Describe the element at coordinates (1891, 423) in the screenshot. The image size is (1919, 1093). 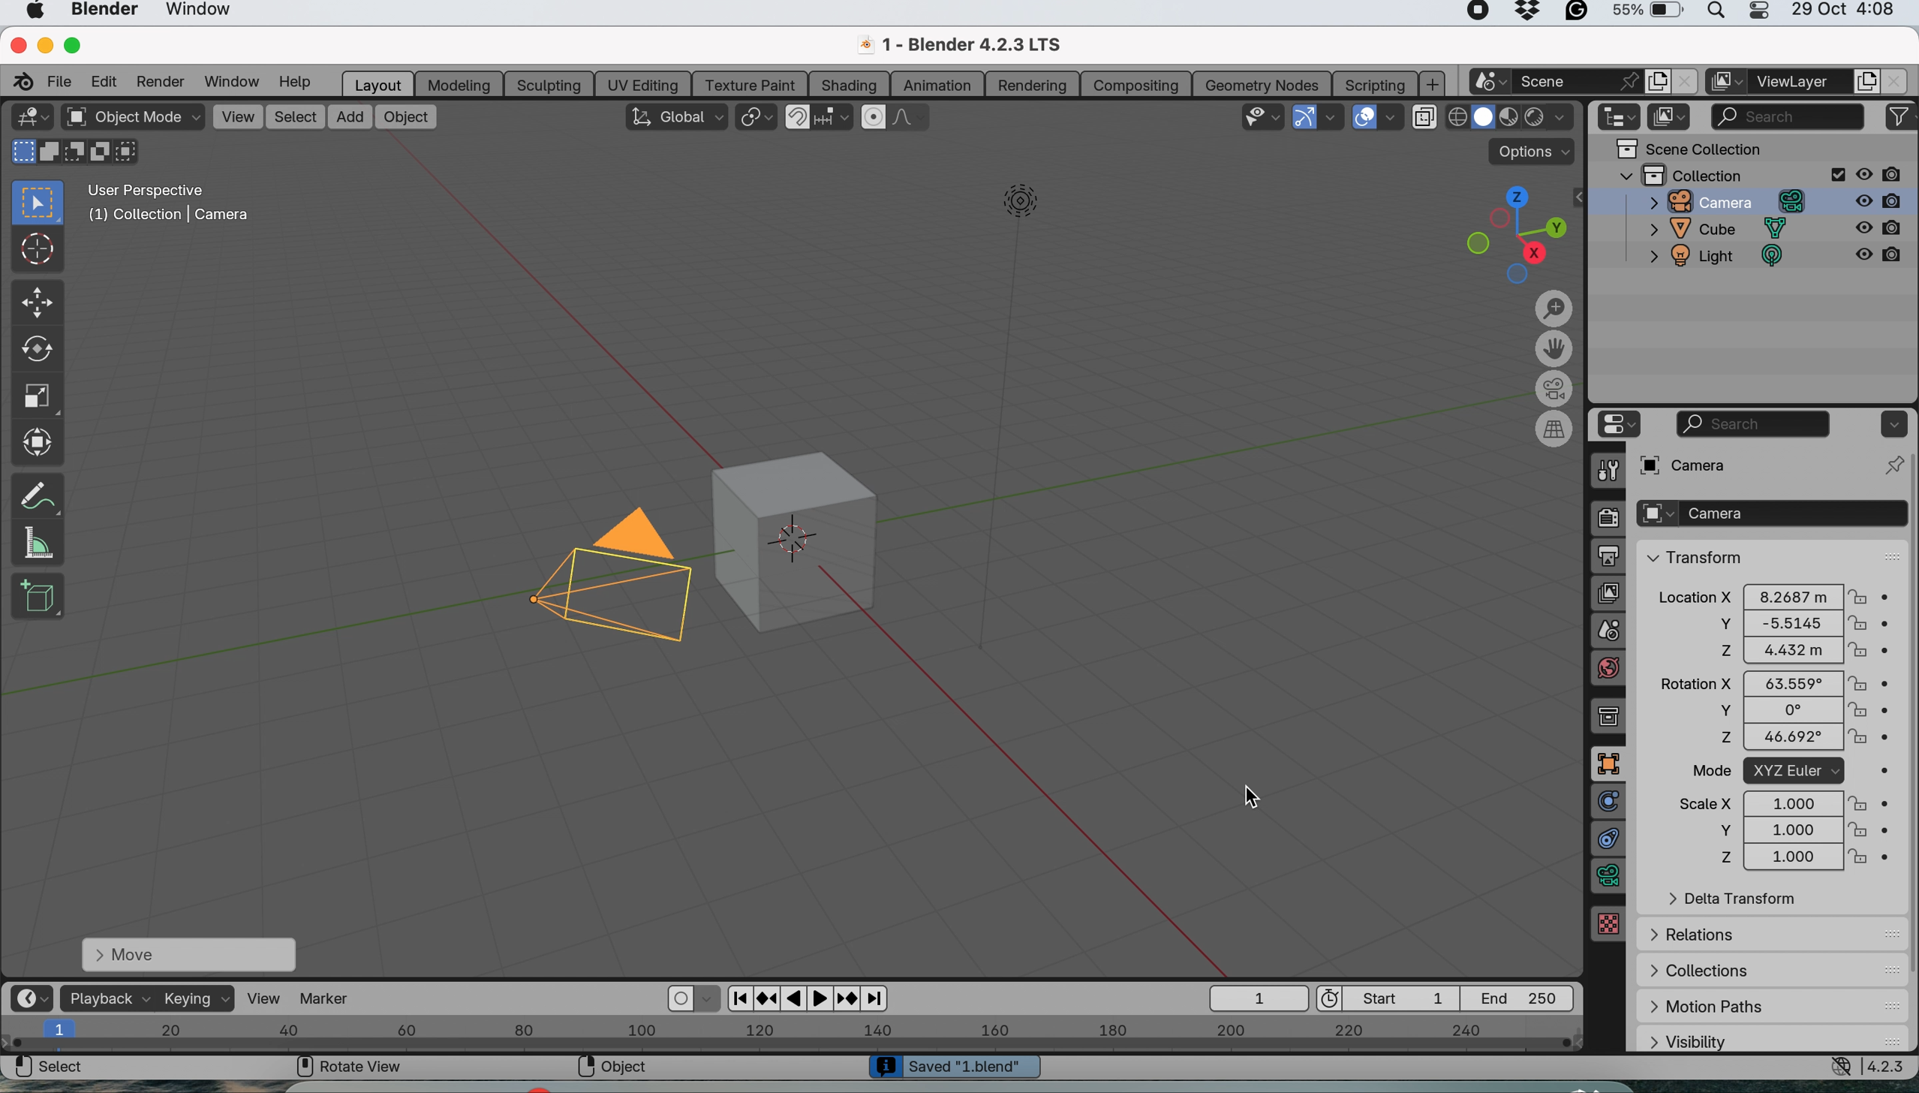
I see `options` at that location.